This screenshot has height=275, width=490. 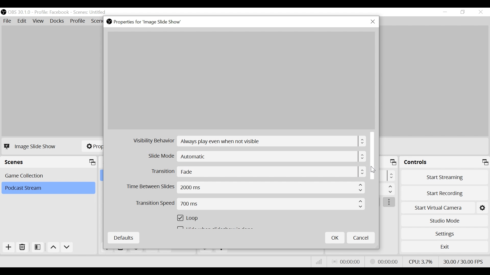 I want to click on Frame Per Second, so click(x=463, y=260).